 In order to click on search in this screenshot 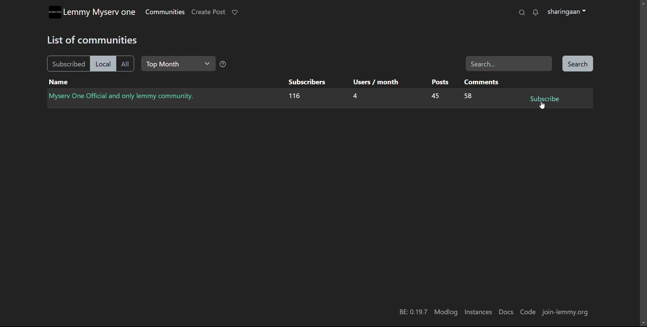, I will do `click(577, 64)`.